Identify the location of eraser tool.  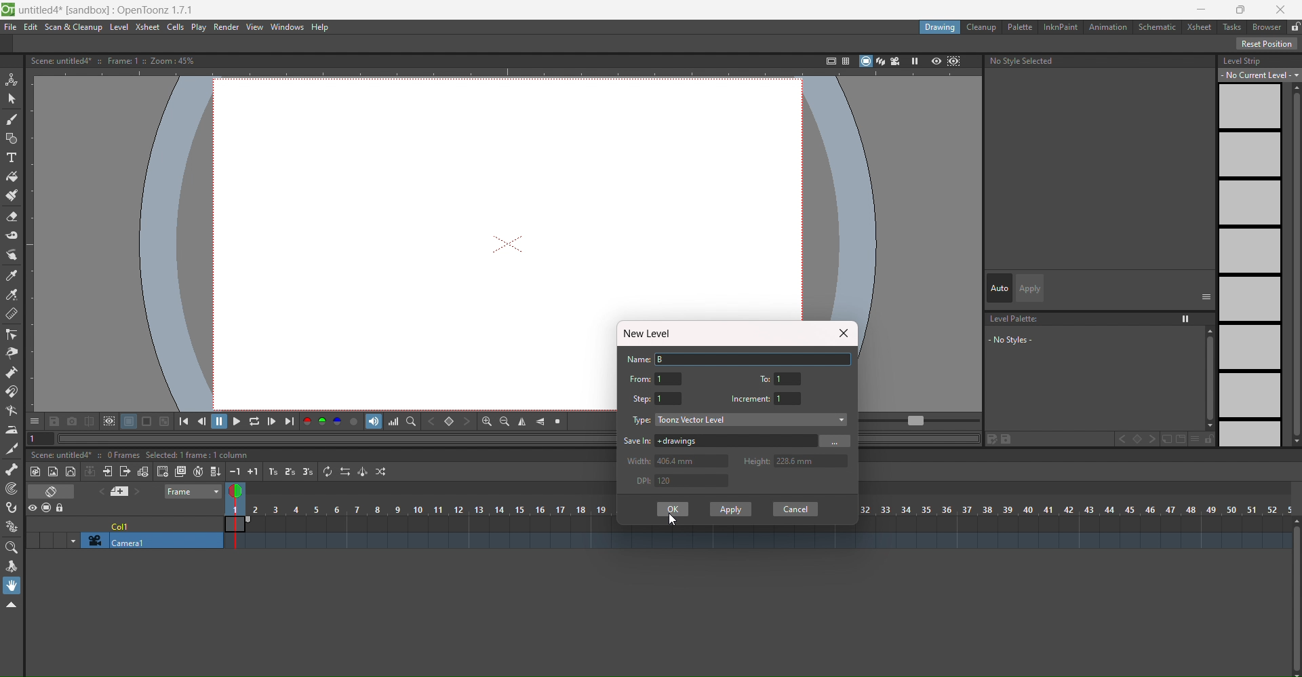
(12, 216).